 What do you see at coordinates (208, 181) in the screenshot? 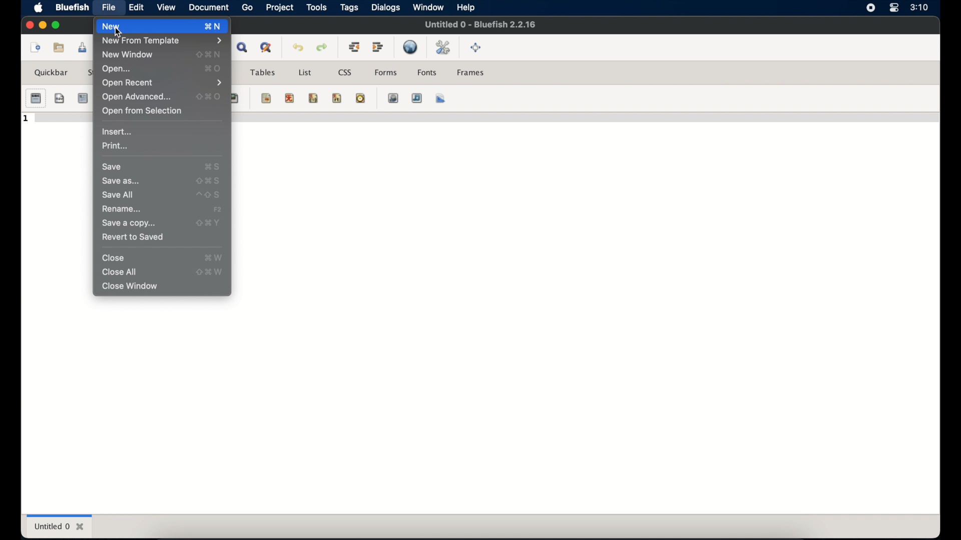
I see `save as shortcut` at bounding box center [208, 181].